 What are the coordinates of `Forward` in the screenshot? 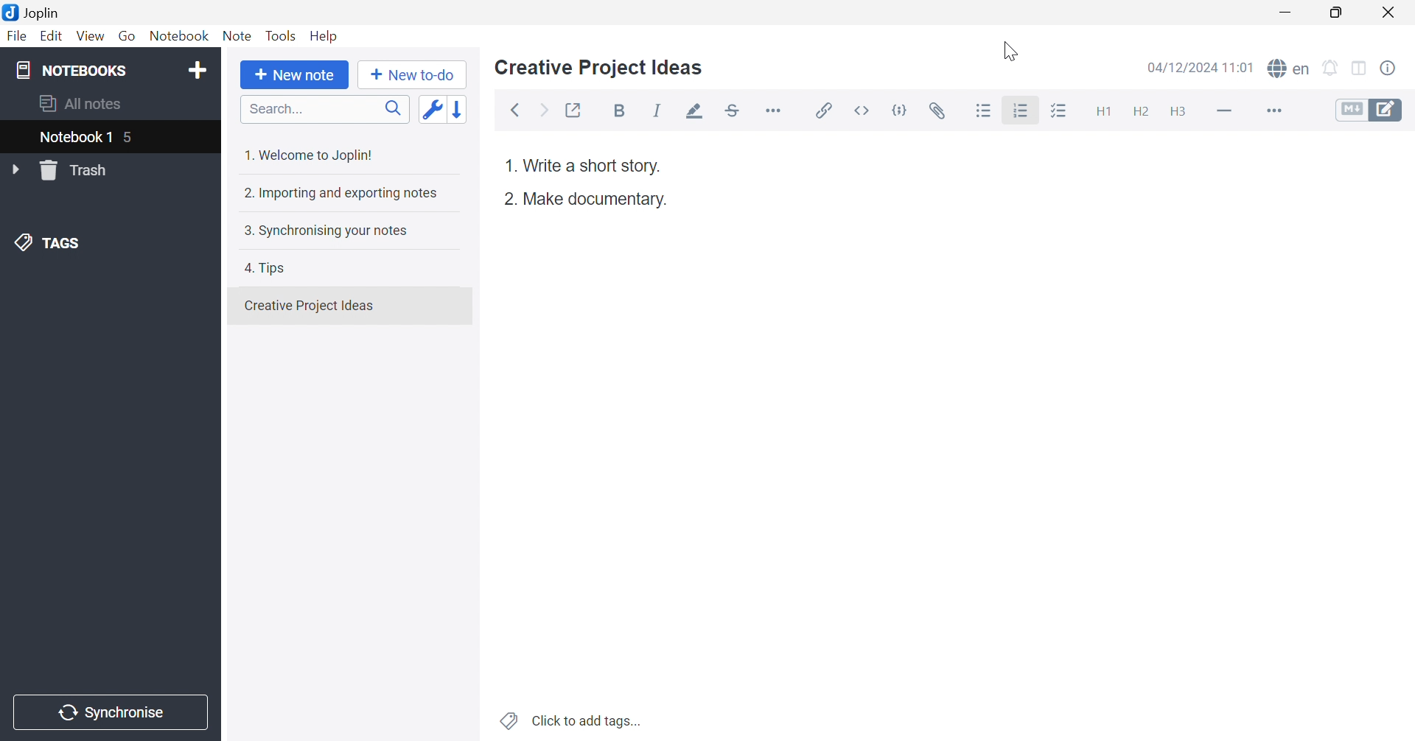 It's located at (542, 113).